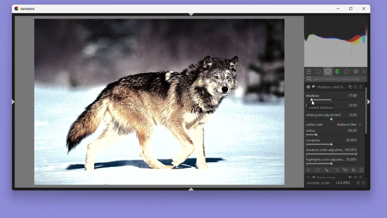  I want to click on -50.00, so click(352, 105).